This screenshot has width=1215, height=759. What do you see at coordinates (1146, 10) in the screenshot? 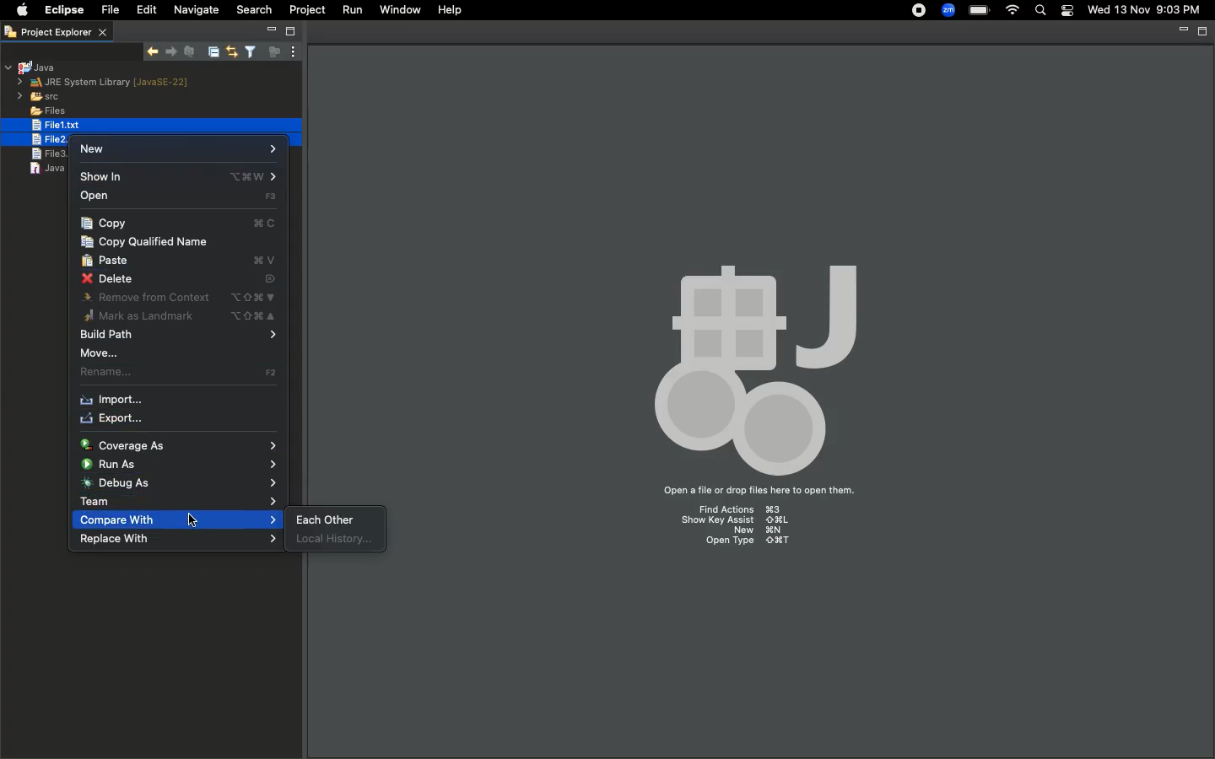
I see `Date/time` at bounding box center [1146, 10].